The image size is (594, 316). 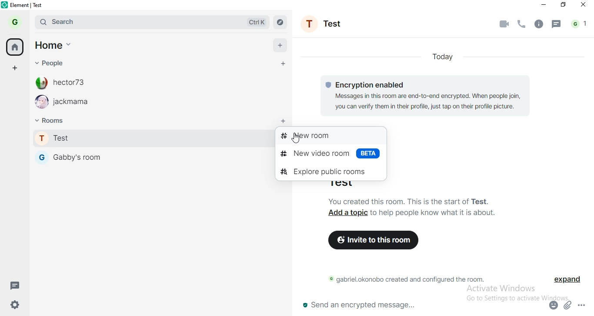 I want to click on send an encrypted message, so click(x=359, y=306).